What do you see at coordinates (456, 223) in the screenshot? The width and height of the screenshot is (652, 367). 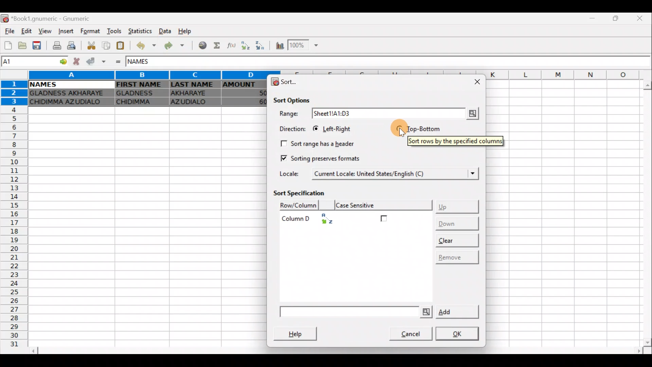 I see `Down` at bounding box center [456, 223].